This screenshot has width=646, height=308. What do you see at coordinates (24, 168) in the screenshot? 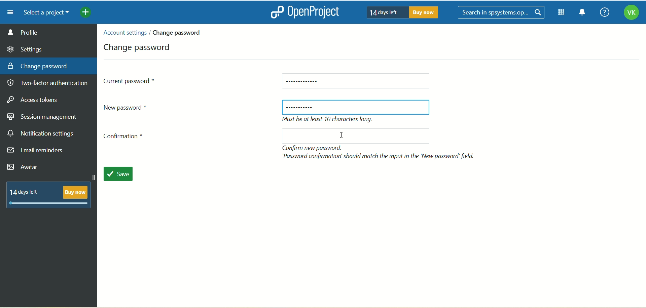
I see `avatar` at bounding box center [24, 168].